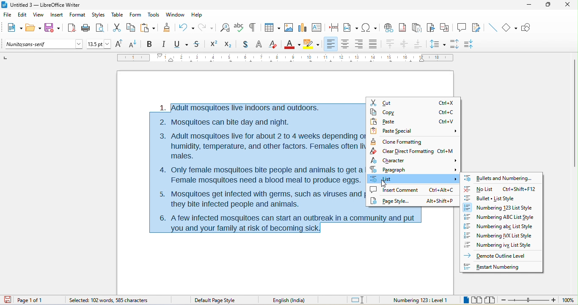 This screenshot has width=578, height=305. I want to click on Superscript, so click(212, 45).